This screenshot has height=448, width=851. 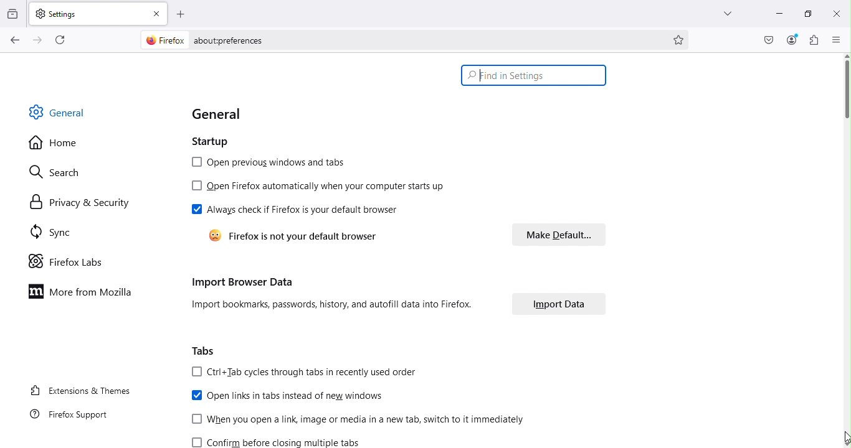 I want to click on Ctrl+tab cycles through tabs in recently used order, so click(x=308, y=373).